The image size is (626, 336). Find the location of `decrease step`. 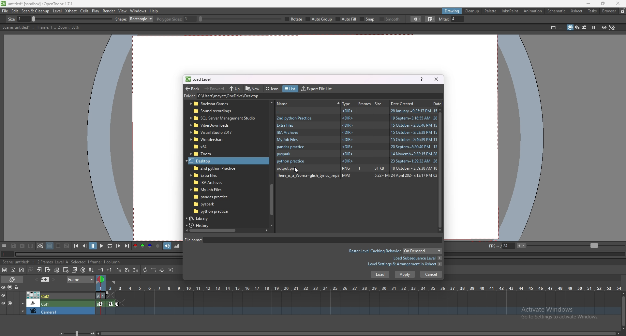

decrease step is located at coordinates (101, 270).